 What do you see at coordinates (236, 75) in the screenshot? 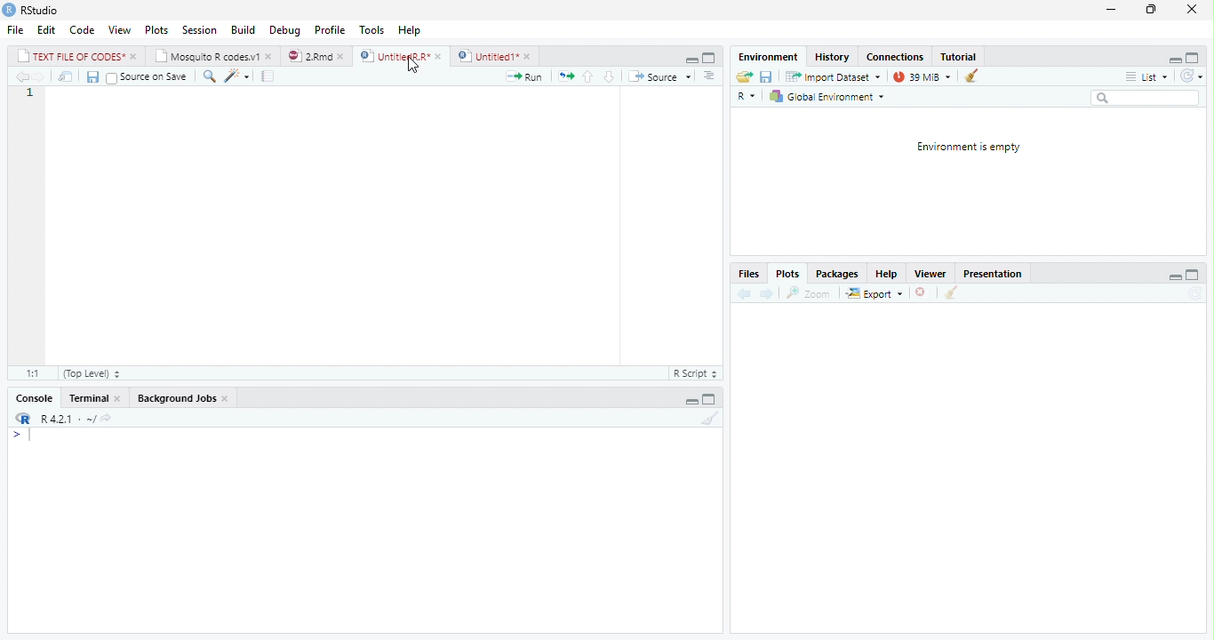
I see `Coding Tools` at bounding box center [236, 75].